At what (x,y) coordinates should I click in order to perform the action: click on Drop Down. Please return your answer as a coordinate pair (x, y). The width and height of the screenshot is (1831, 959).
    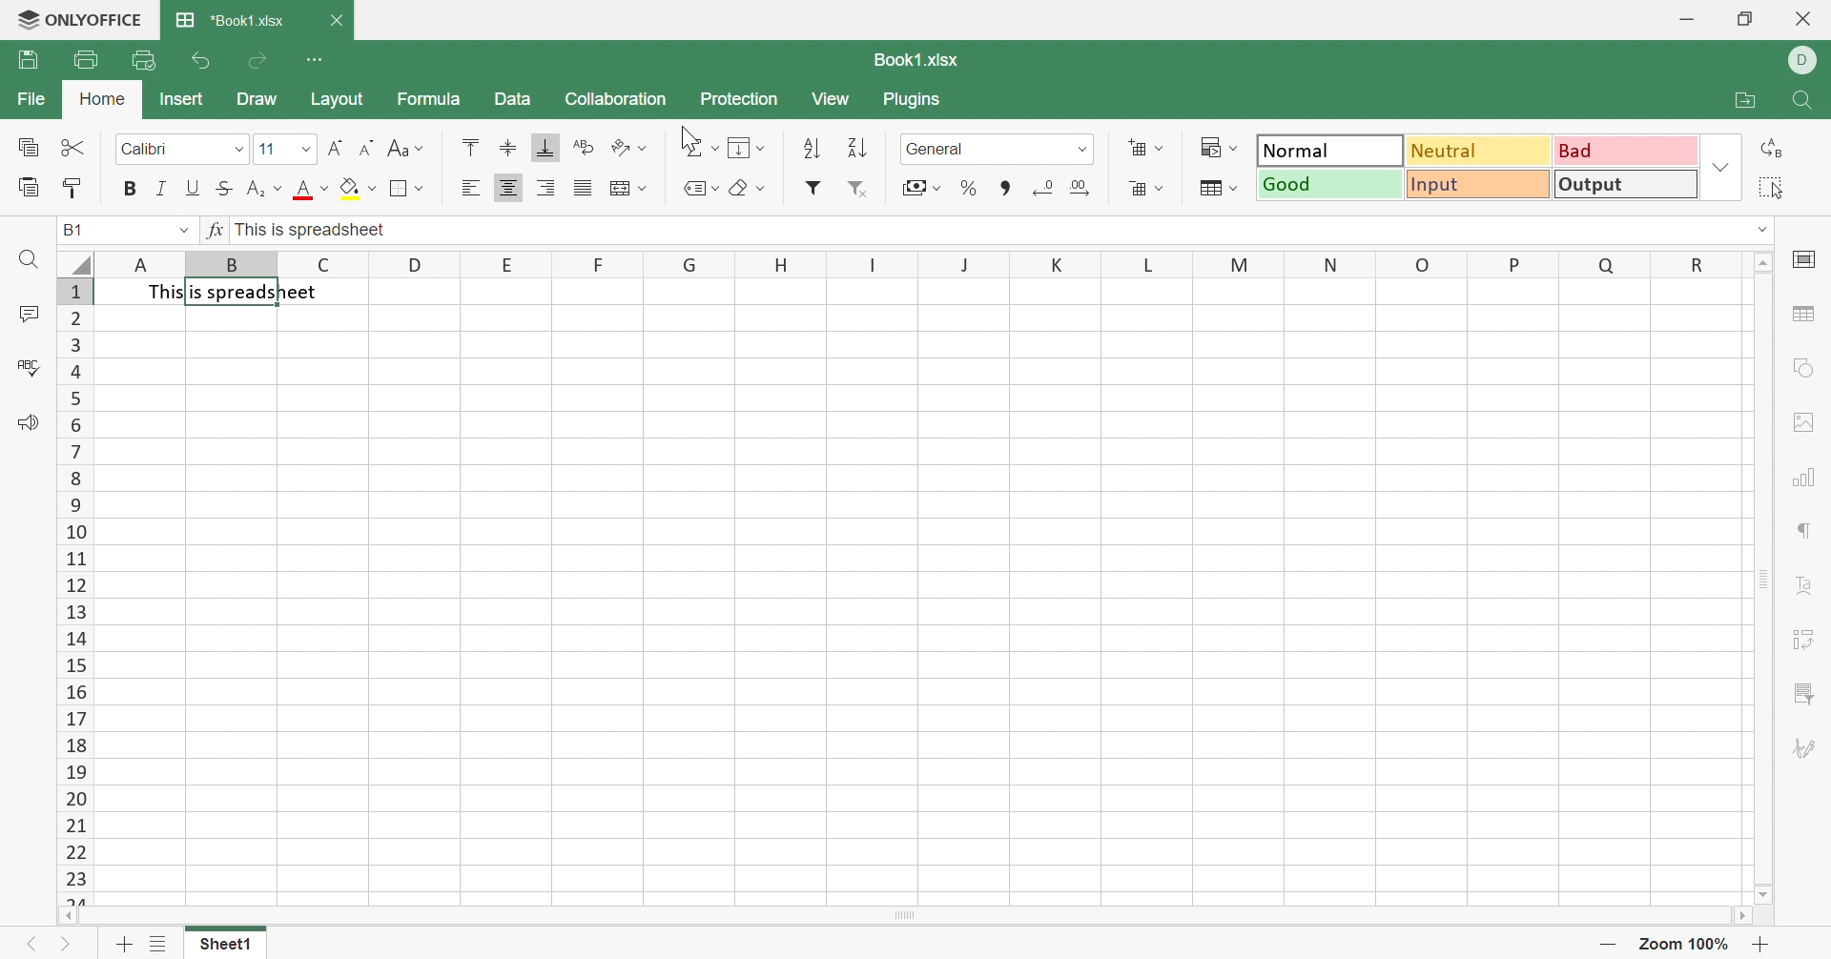
    Looking at the image, I should click on (422, 148).